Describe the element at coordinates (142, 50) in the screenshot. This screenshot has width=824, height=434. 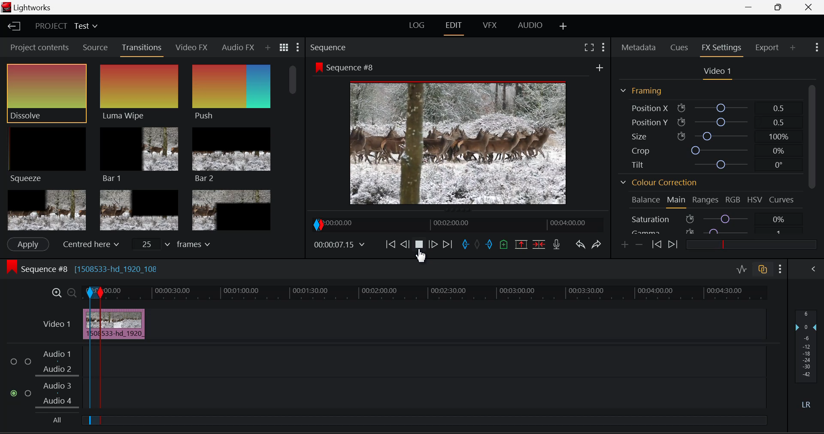
I see `Transitions Panel Open` at that location.